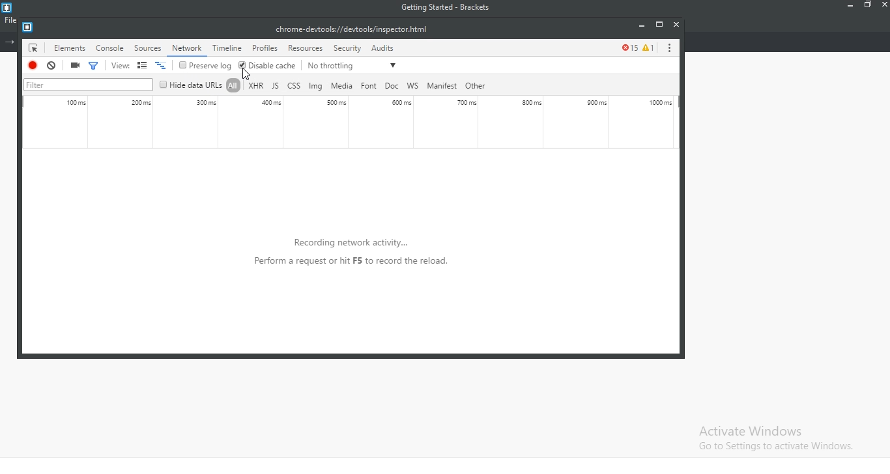 This screenshot has width=890, height=474. Describe the element at coordinates (385, 47) in the screenshot. I see `audits` at that location.